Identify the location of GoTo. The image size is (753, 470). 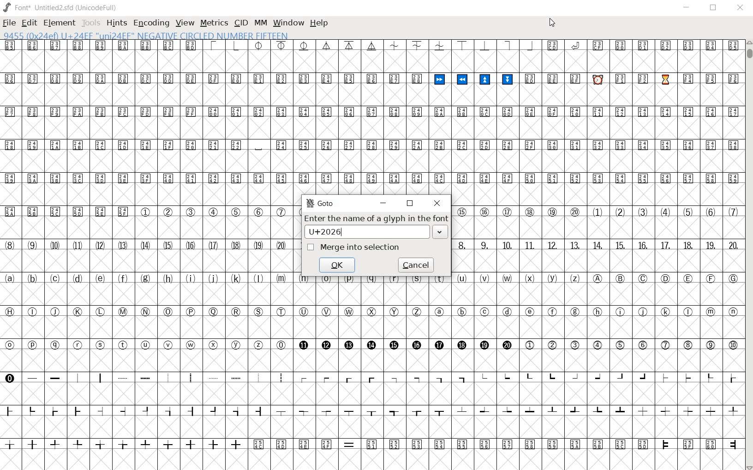
(319, 204).